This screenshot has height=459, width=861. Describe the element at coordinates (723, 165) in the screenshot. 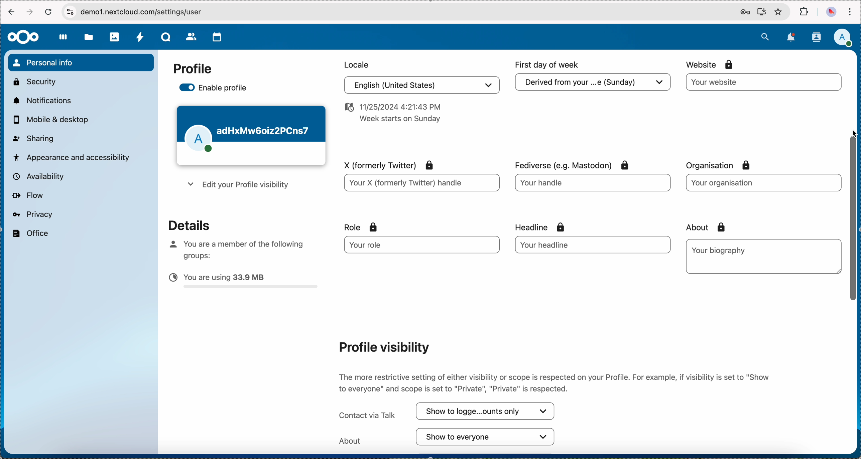

I see `organisation` at that location.